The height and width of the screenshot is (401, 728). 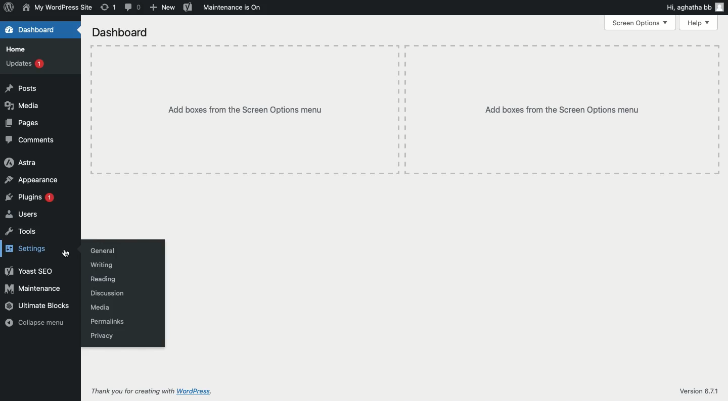 What do you see at coordinates (109, 7) in the screenshot?
I see `Revision` at bounding box center [109, 7].